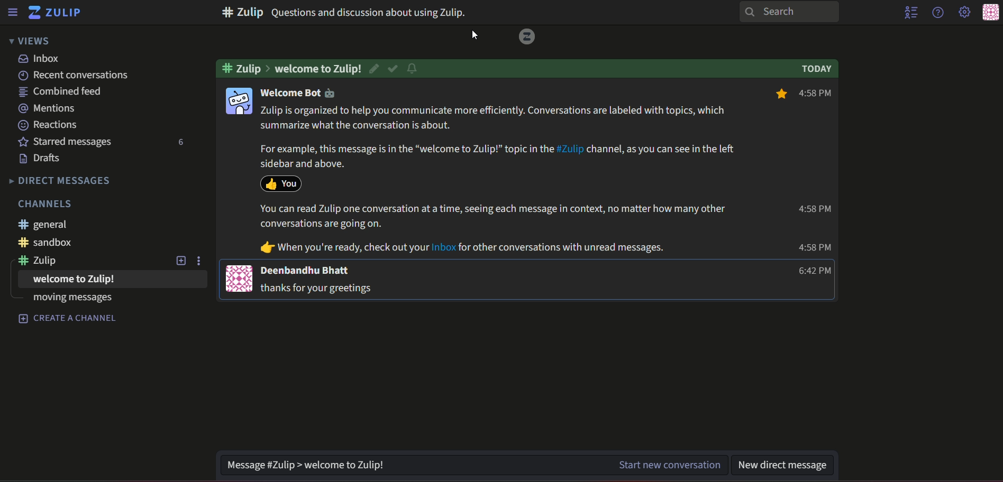  Describe the element at coordinates (937, 13) in the screenshot. I see `help menu` at that location.